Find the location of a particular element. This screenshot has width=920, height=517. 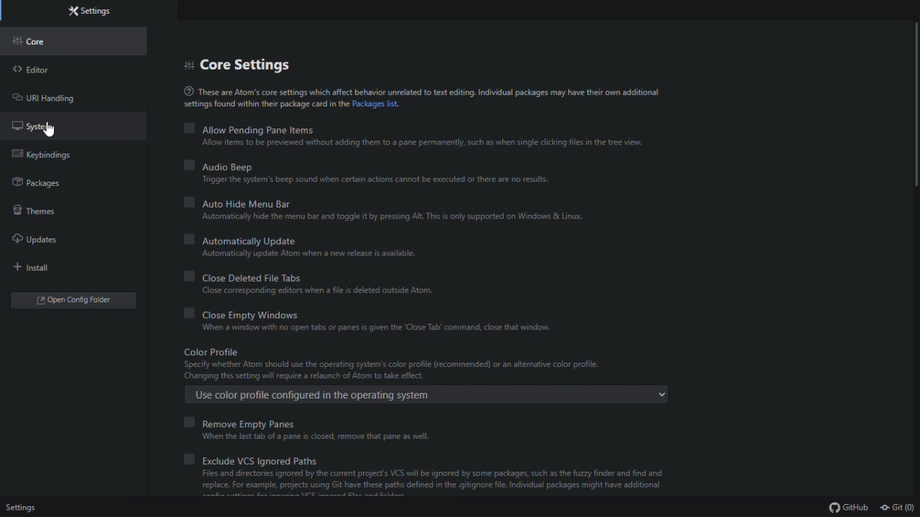

cursor is located at coordinates (52, 131).